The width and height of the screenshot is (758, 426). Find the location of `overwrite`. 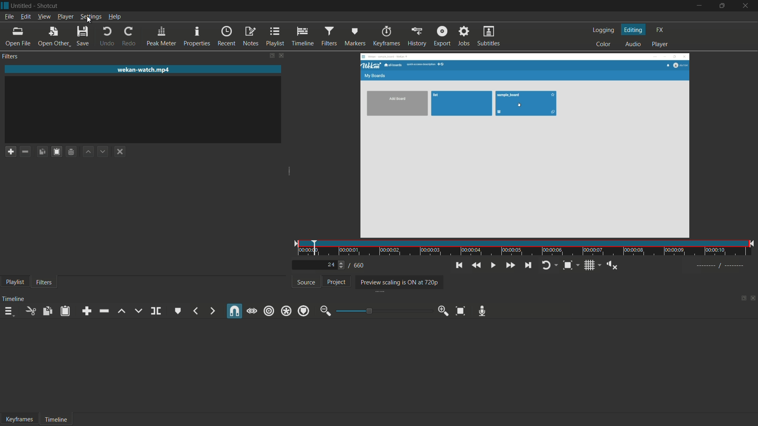

overwrite is located at coordinates (137, 310).